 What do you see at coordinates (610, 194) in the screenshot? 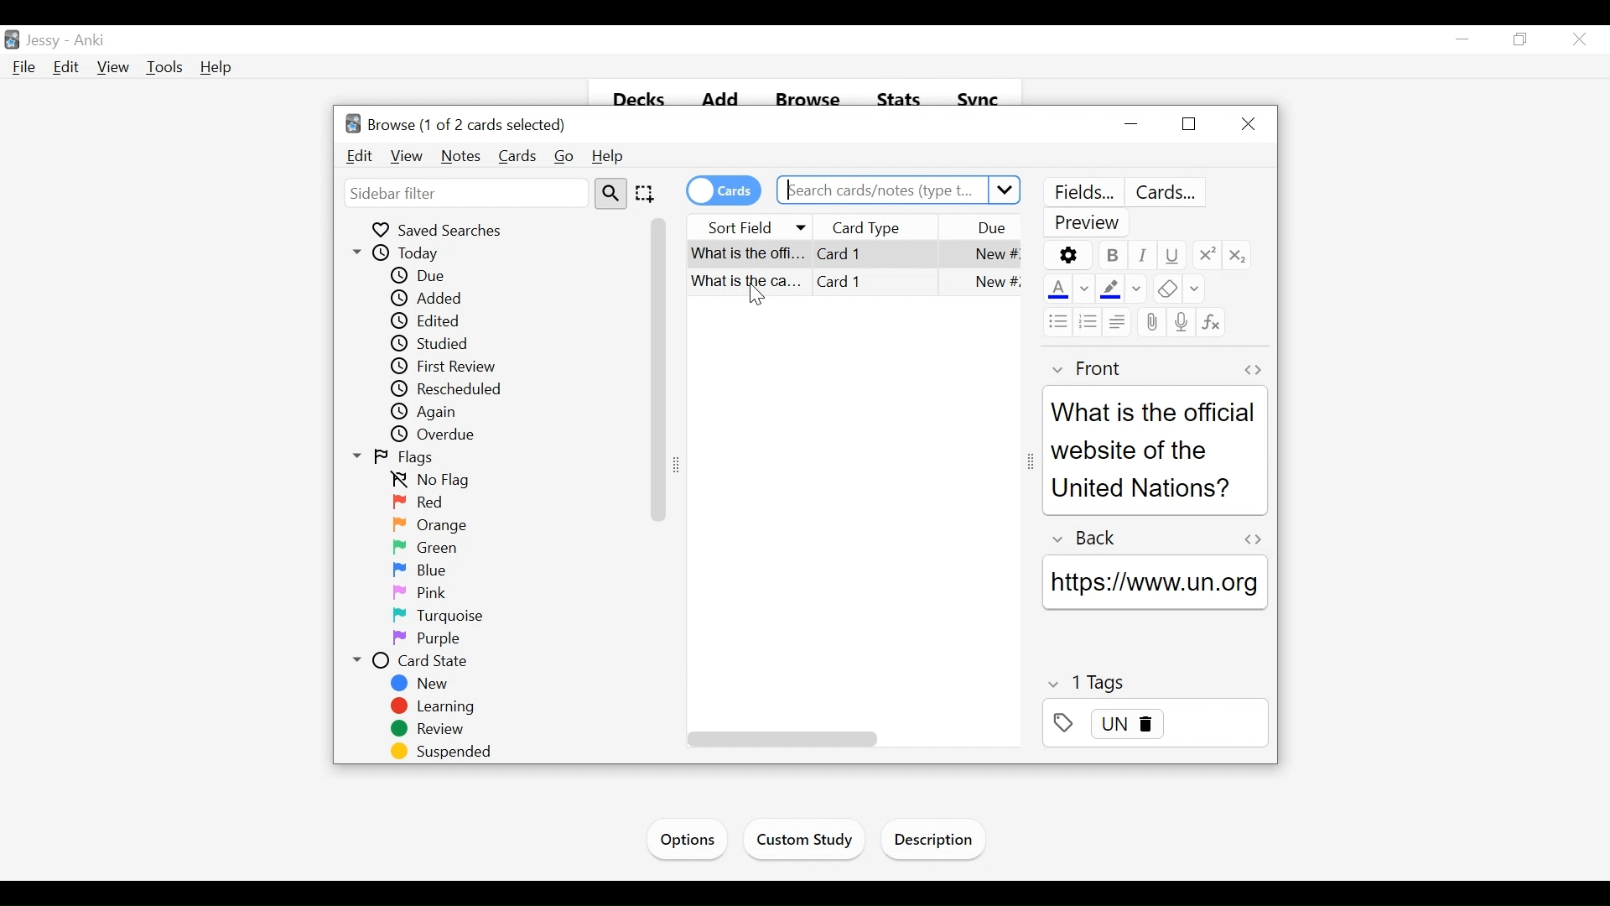
I see `Search Tool` at bounding box center [610, 194].